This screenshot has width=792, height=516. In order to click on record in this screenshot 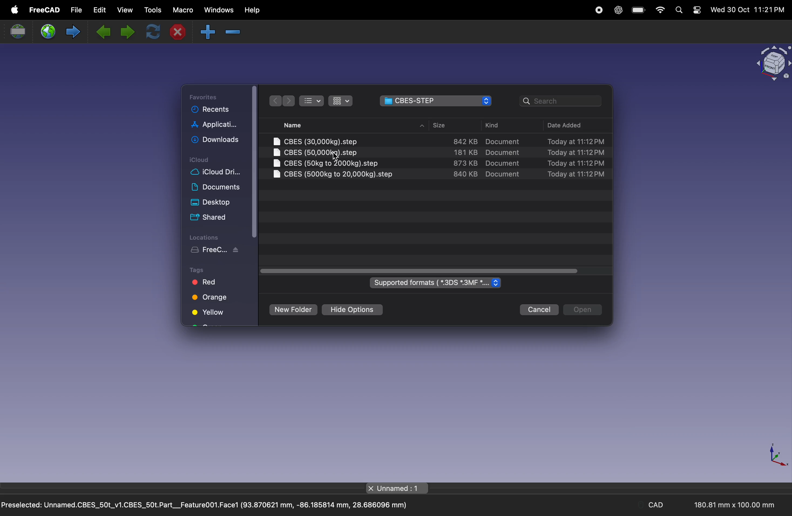, I will do `click(599, 10)`.